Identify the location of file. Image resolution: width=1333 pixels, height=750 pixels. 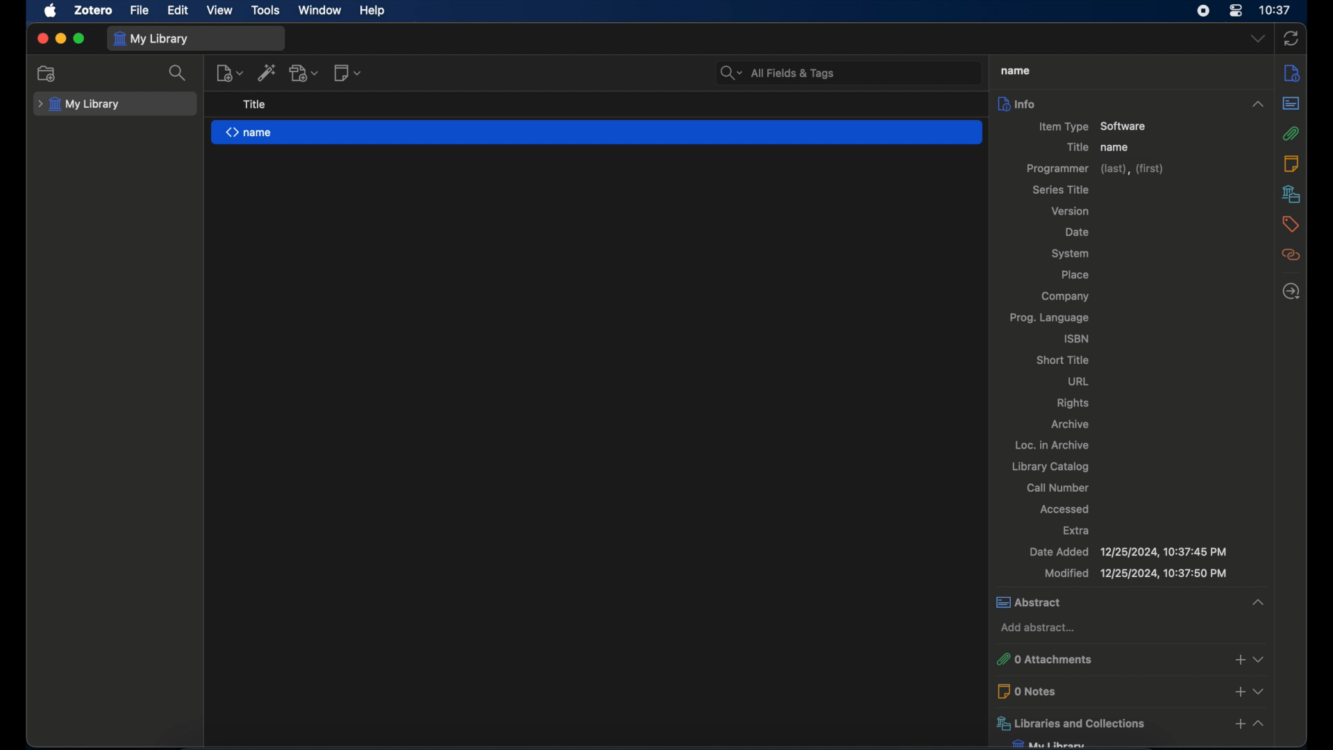
(140, 11).